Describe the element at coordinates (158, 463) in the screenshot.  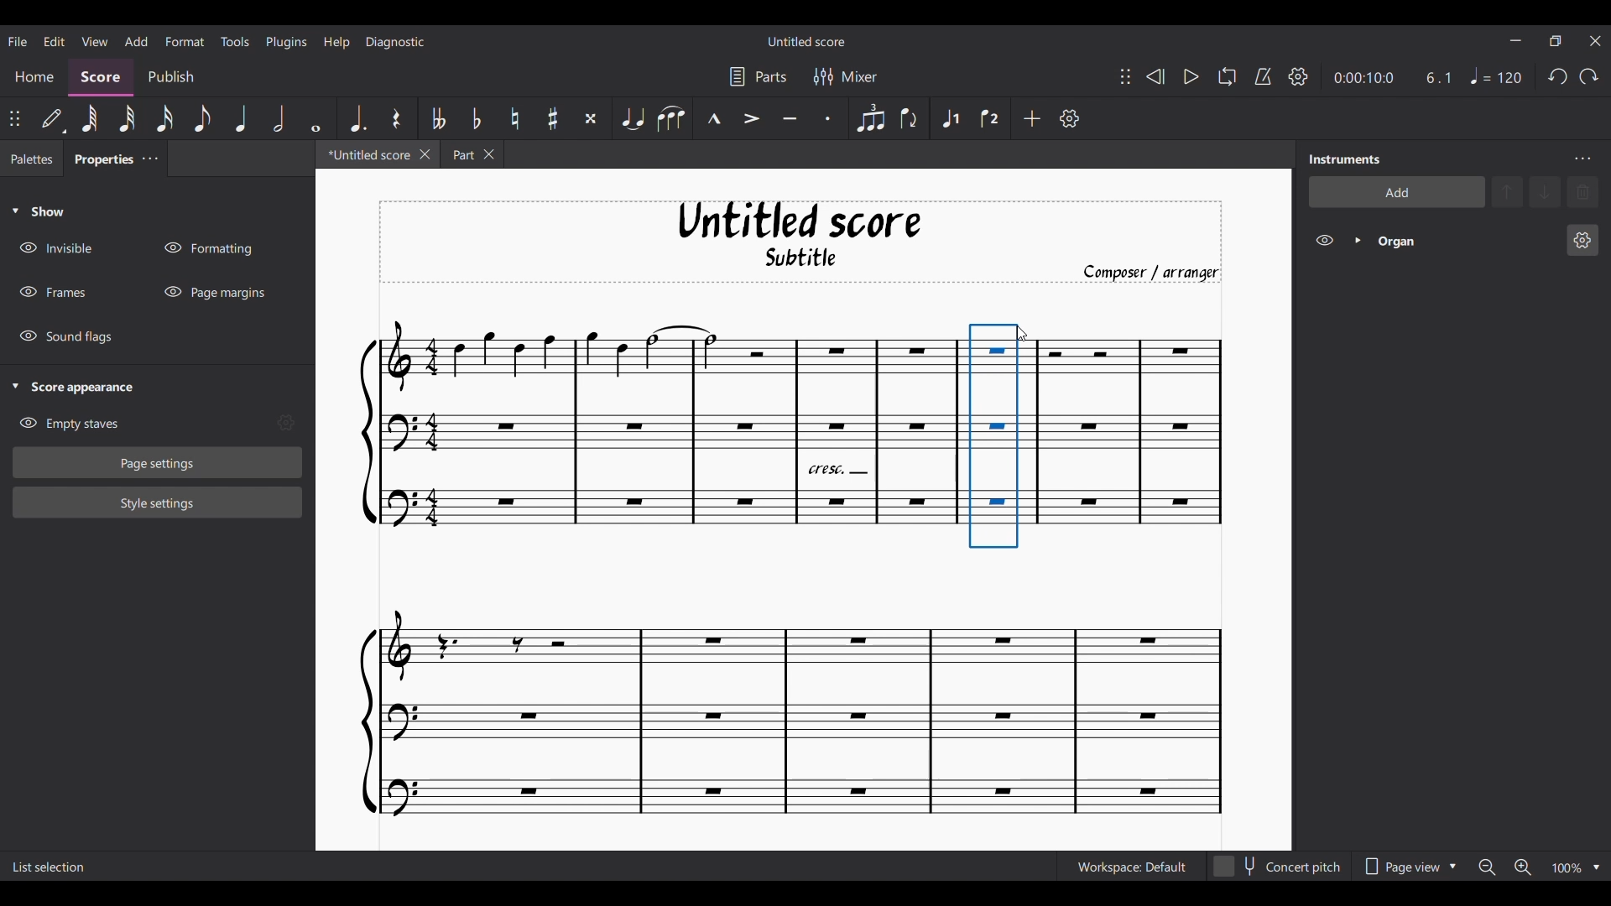
I see `Page settings` at that location.